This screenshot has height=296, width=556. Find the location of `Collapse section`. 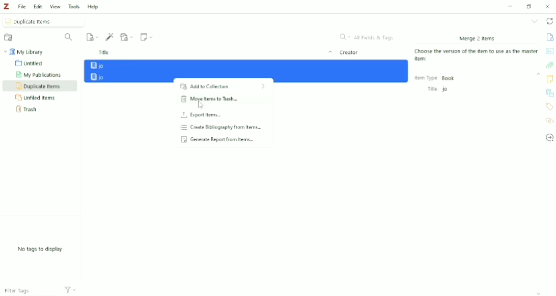

Collapse section is located at coordinates (538, 74).